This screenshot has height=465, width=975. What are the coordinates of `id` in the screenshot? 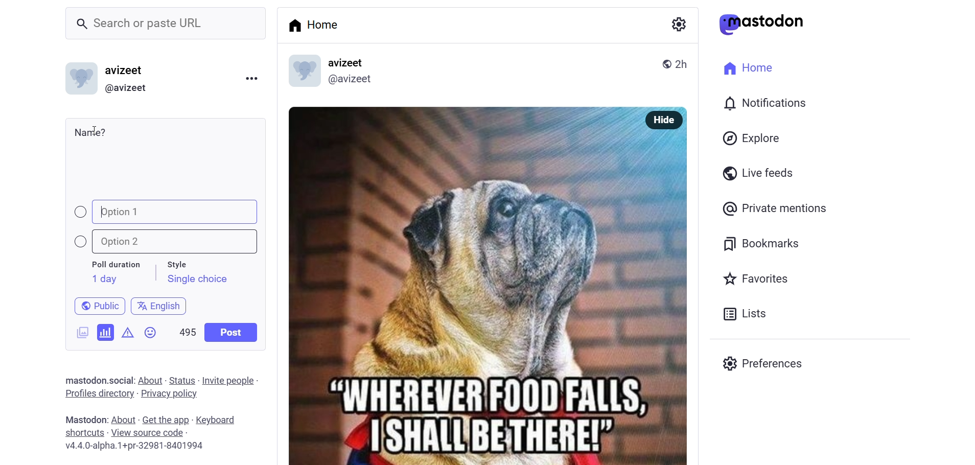 It's located at (78, 81).